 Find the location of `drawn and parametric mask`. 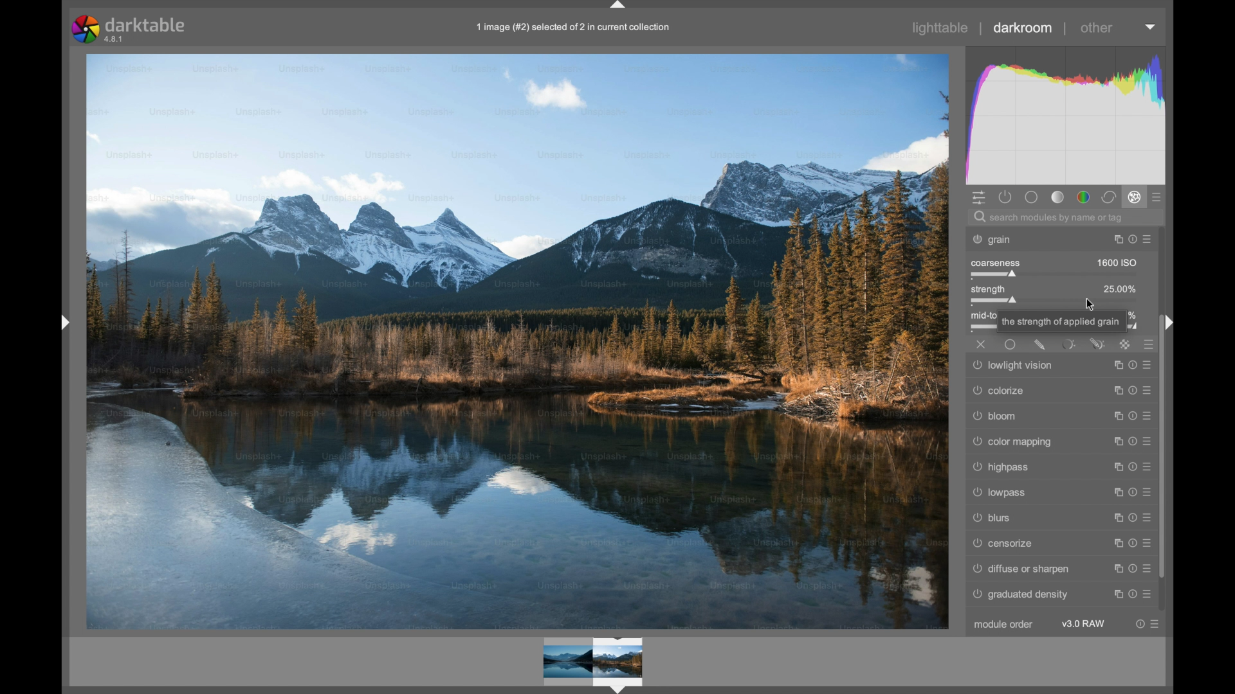

drawn and parametric mask is located at coordinates (1099, 343).